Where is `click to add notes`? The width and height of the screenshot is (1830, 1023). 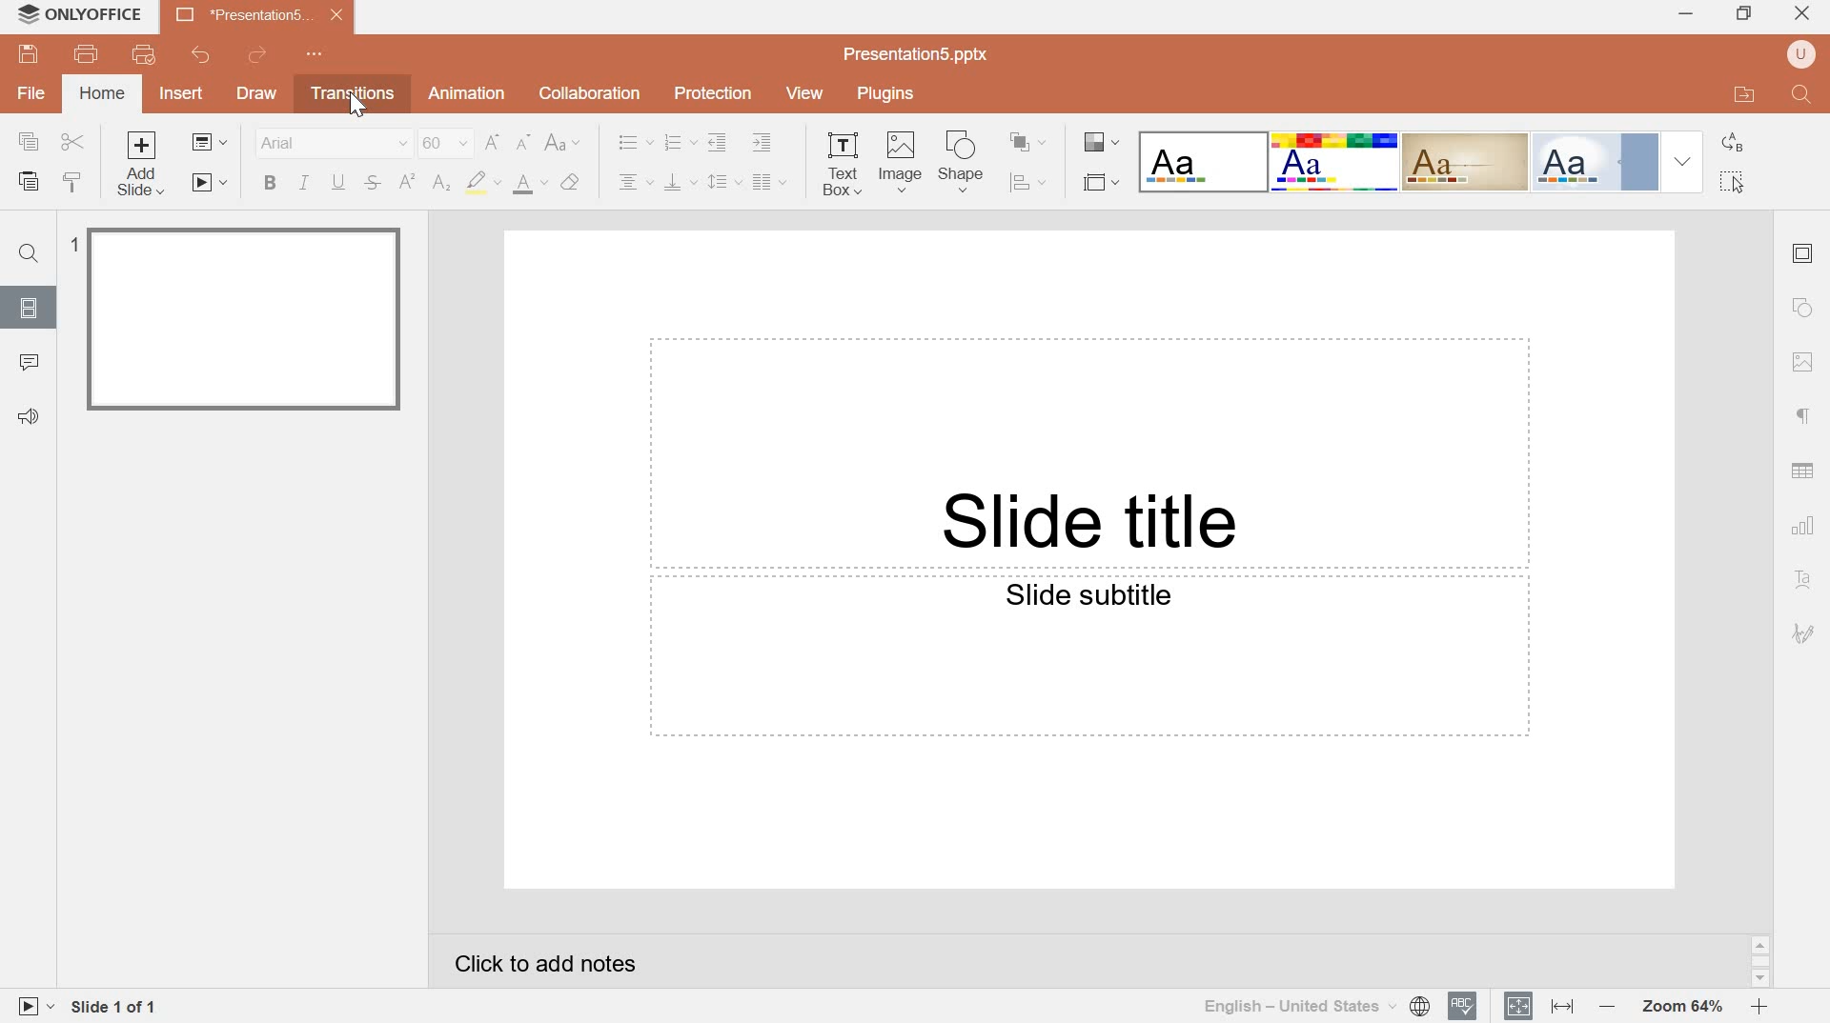 click to add notes is located at coordinates (547, 964).